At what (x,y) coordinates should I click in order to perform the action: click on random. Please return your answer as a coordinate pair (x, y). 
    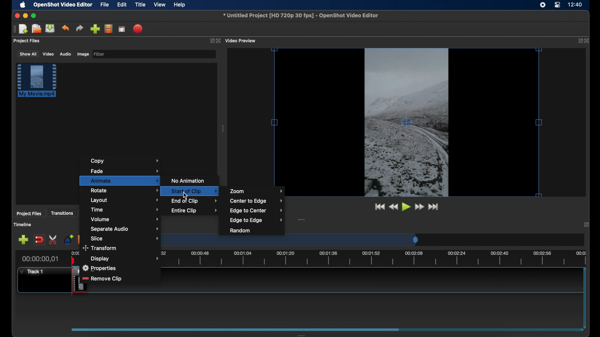
    Looking at the image, I should click on (240, 231).